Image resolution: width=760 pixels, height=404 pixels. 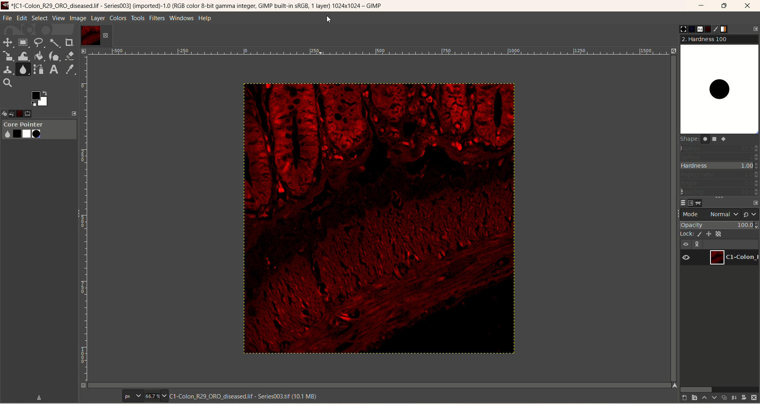 I want to click on clone tool, so click(x=7, y=69).